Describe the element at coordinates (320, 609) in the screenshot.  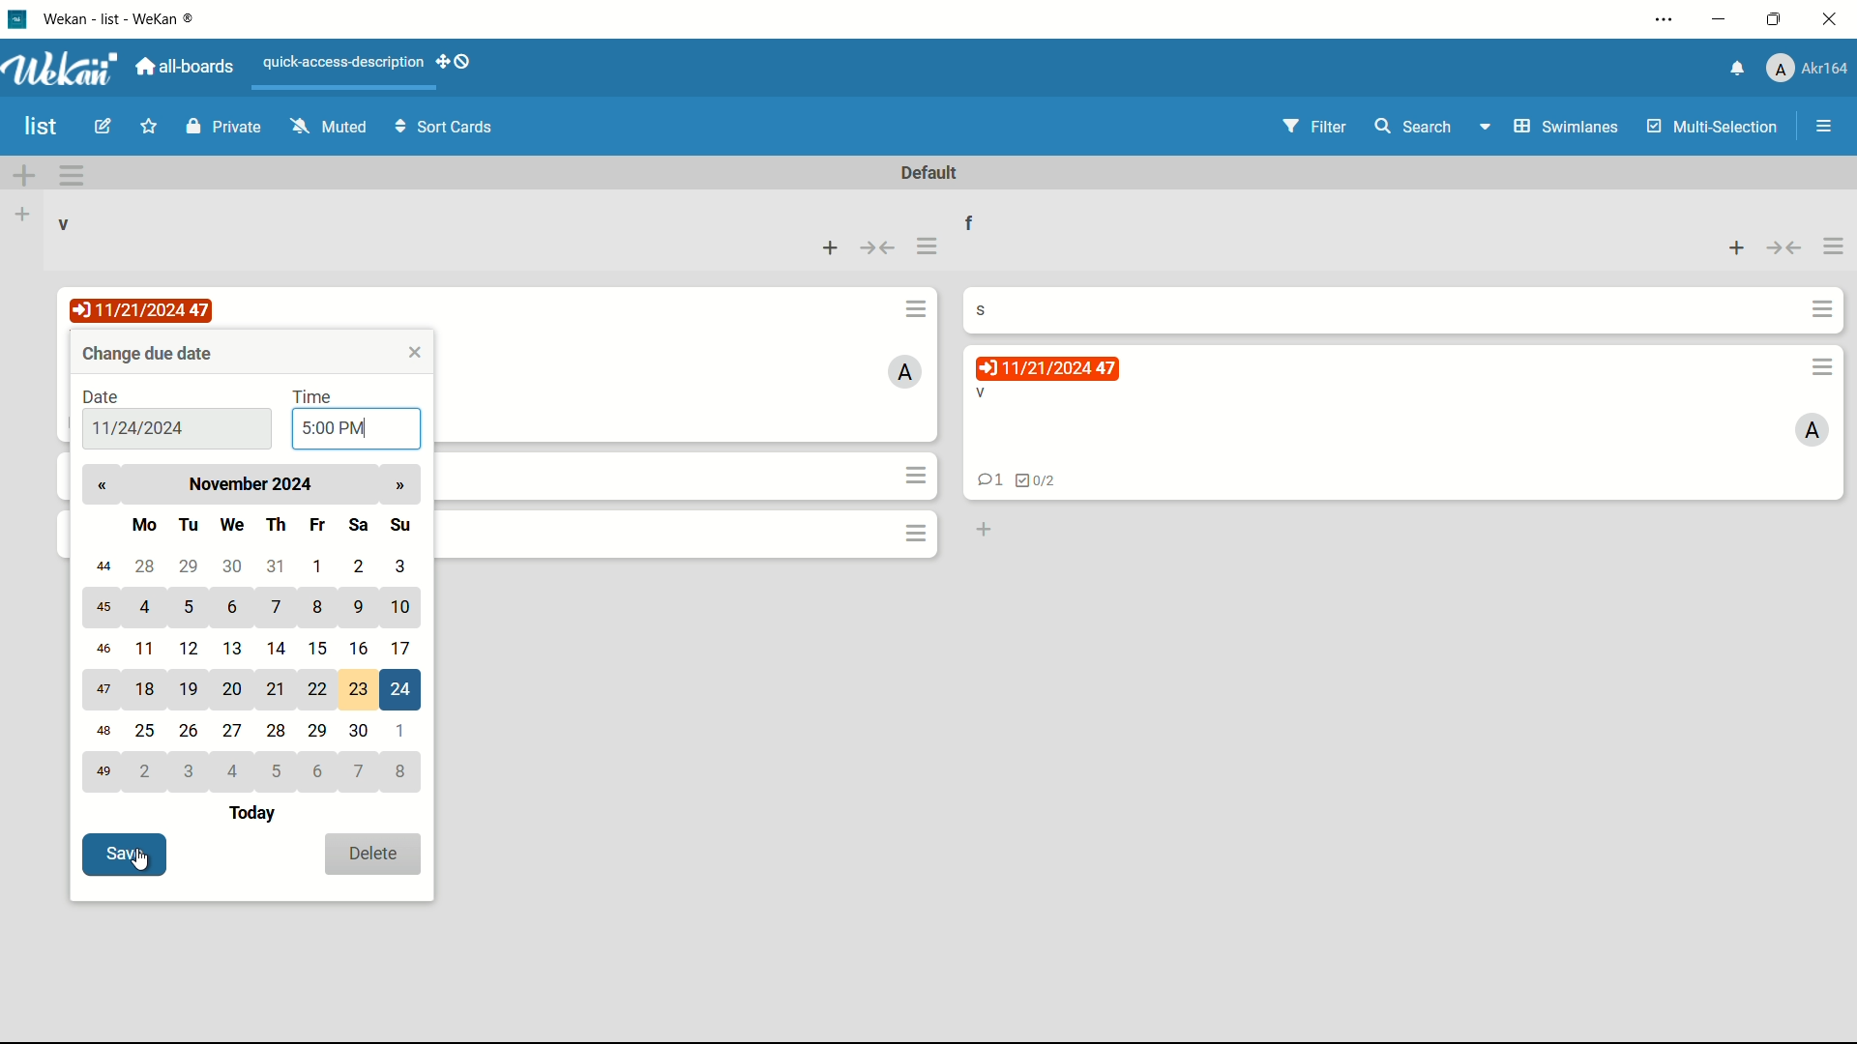
I see `8` at that location.